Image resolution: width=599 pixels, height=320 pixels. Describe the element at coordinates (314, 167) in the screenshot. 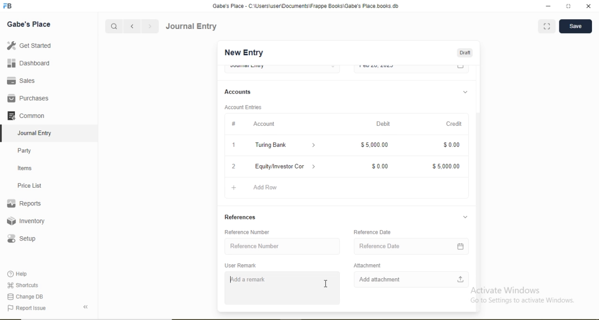

I see `Dropdown` at that location.